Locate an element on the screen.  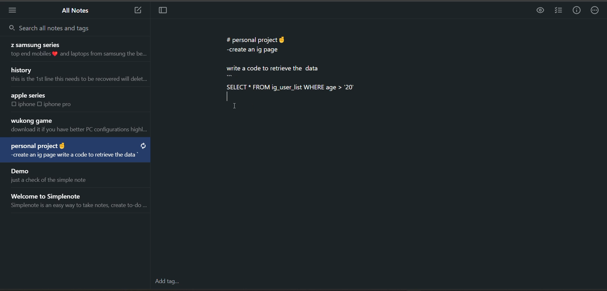
add tag is located at coordinates (166, 282).